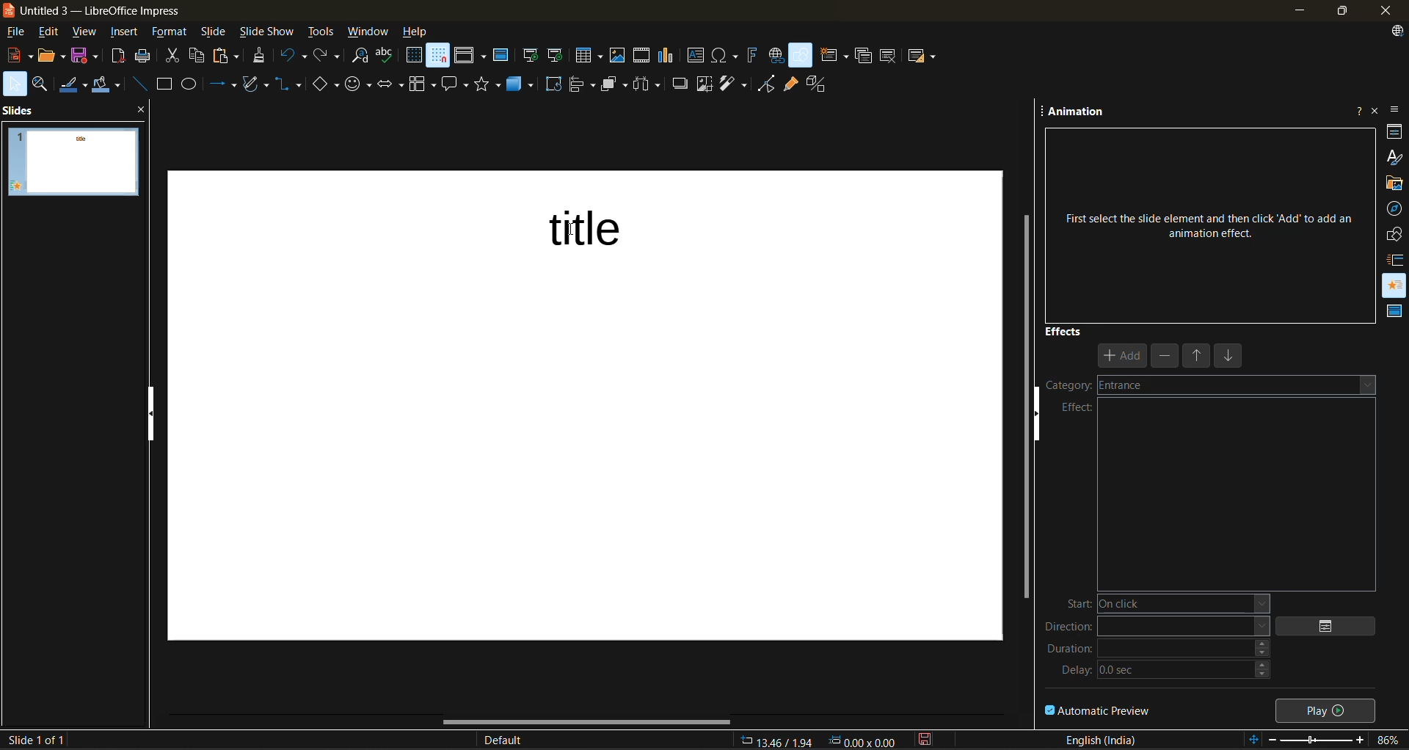  I want to click on slide, so click(215, 34).